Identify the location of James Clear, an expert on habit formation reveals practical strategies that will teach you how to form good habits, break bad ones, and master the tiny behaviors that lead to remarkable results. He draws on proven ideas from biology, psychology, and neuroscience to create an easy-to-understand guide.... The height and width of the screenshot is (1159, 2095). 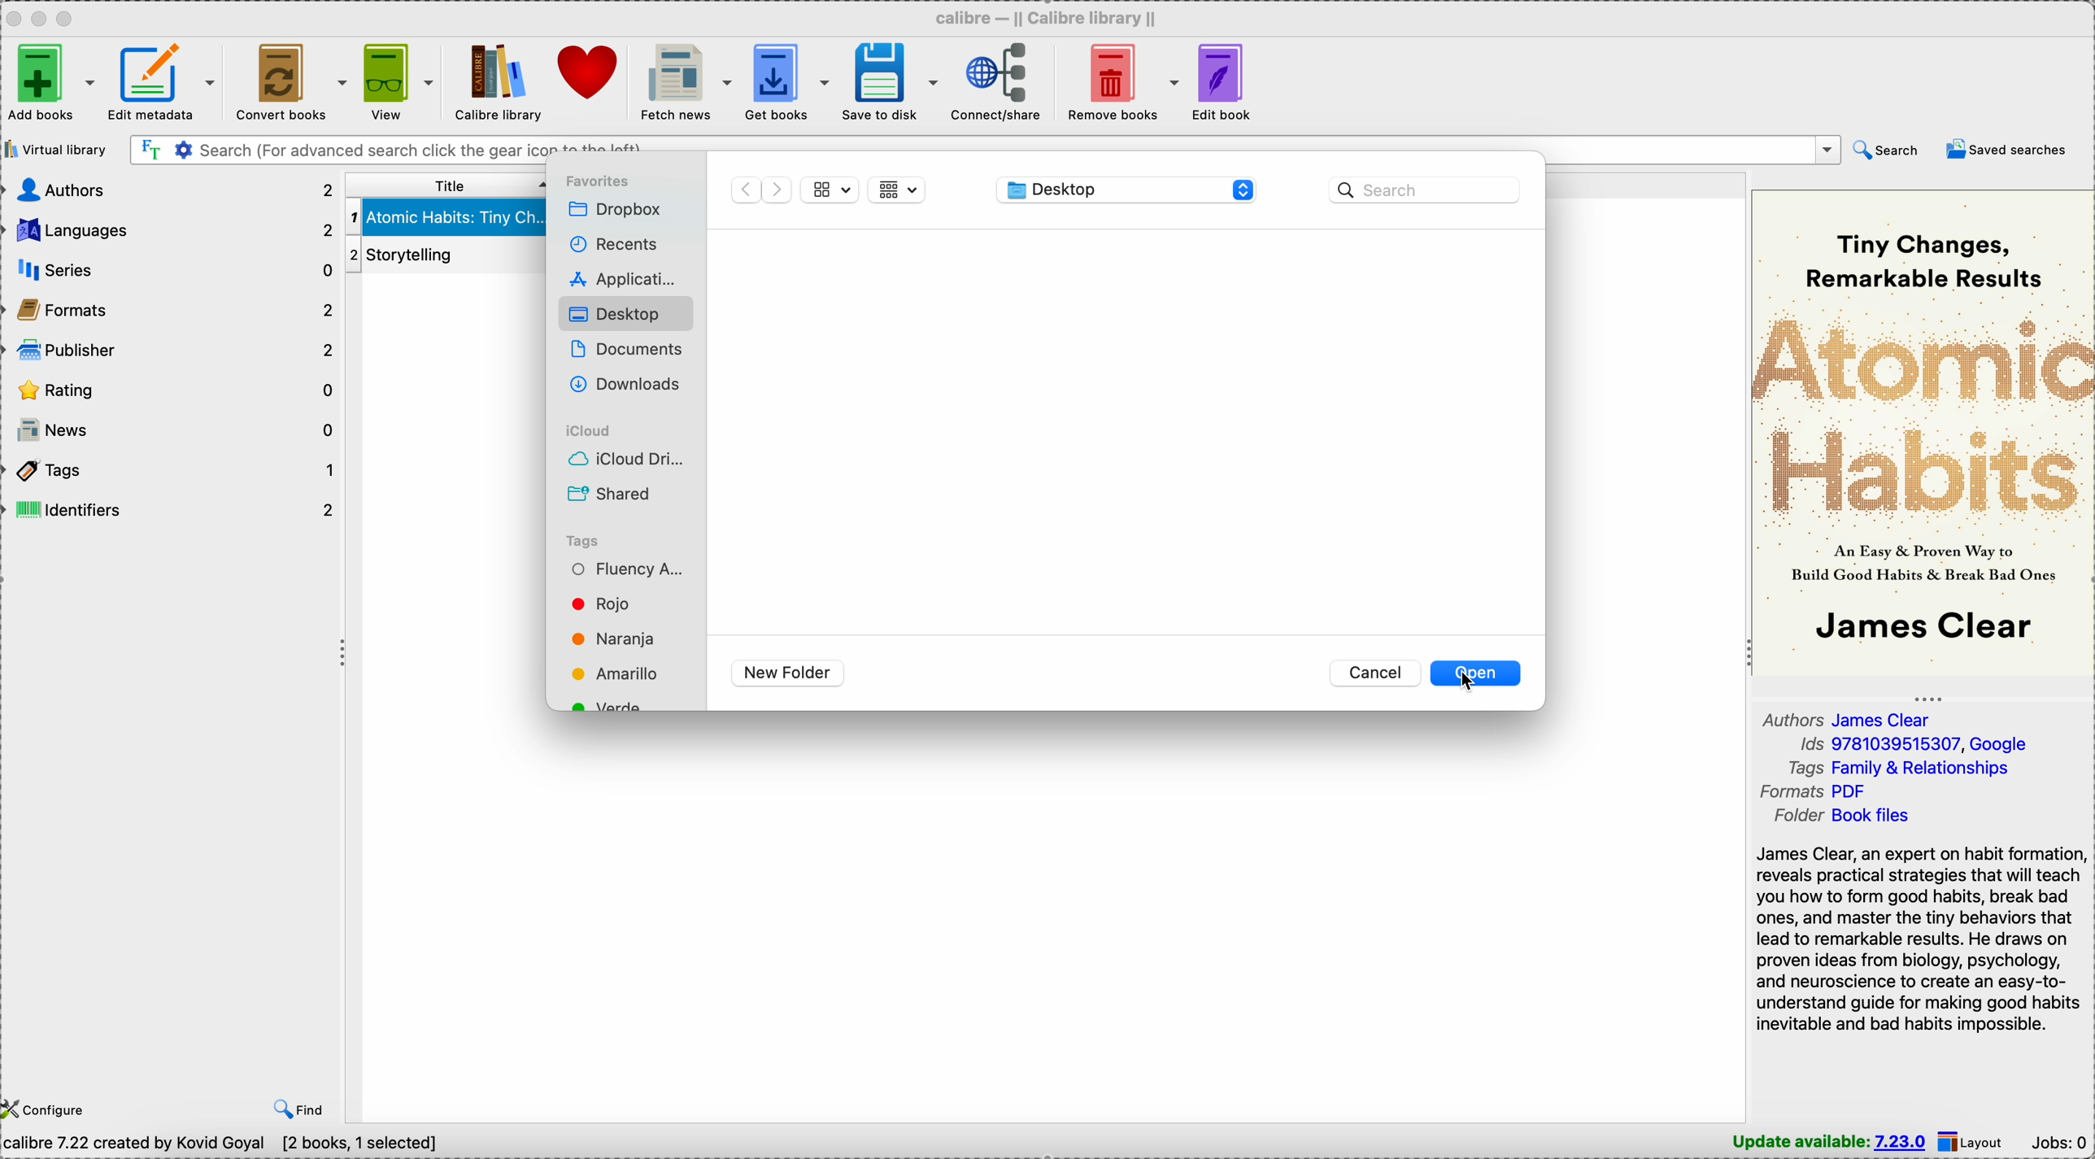
(1921, 940).